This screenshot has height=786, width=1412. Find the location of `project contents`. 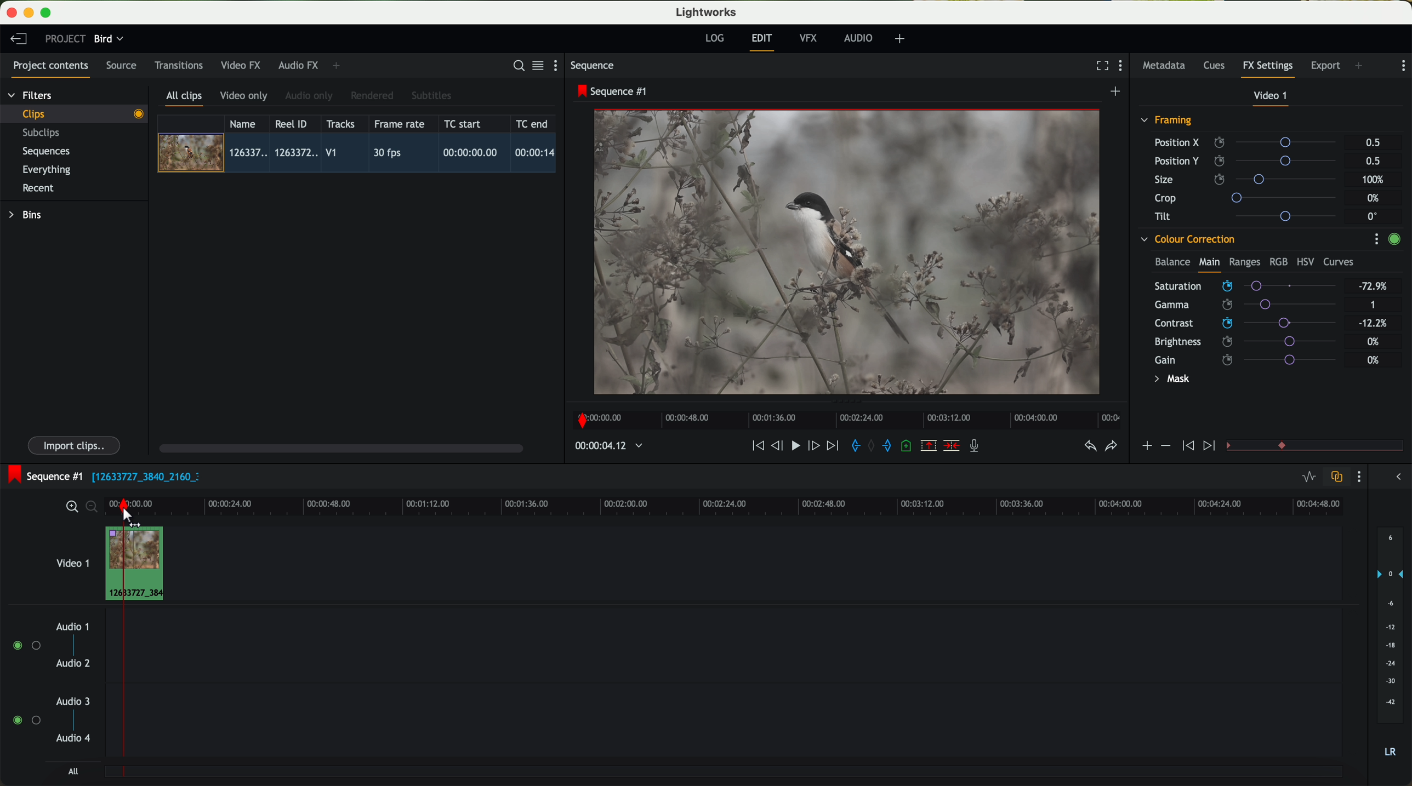

project contents is located at coordinates (51, 69).